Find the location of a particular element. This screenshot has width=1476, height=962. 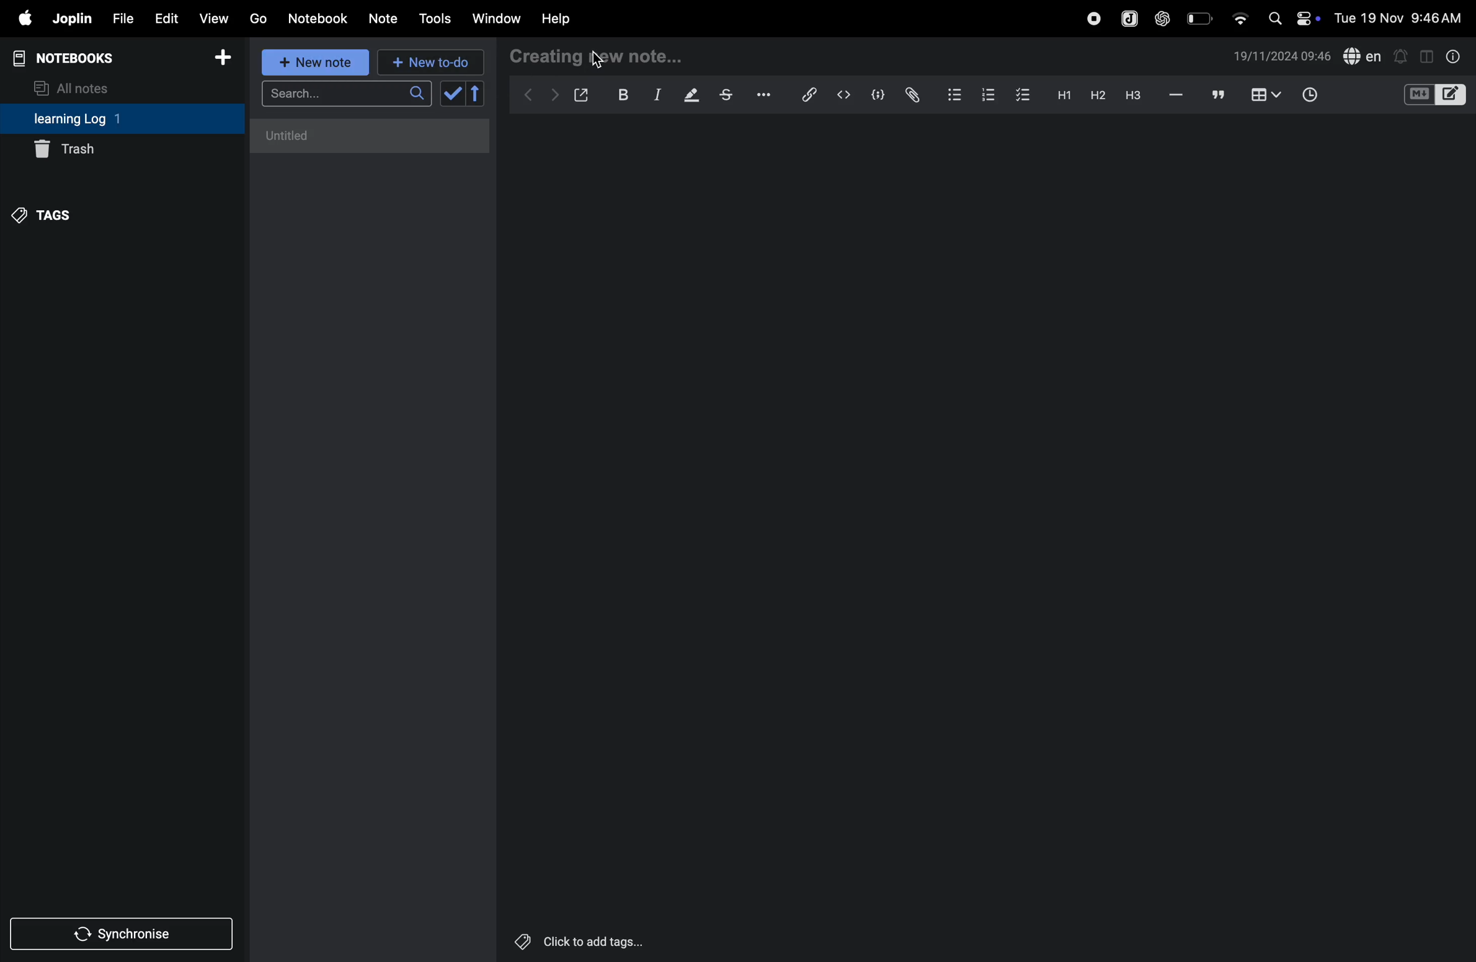

bullet list is located at coordinates (953, 94).